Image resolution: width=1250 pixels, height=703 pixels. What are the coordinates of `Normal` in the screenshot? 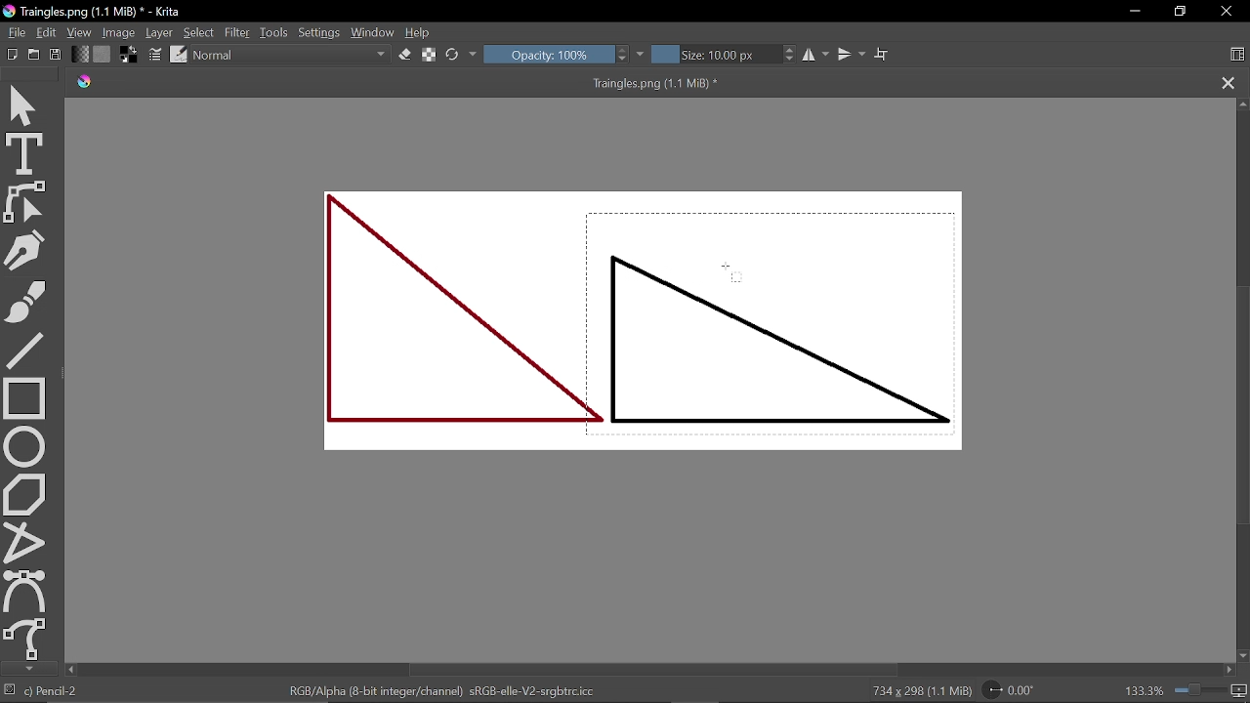 It's located at (291, 56).